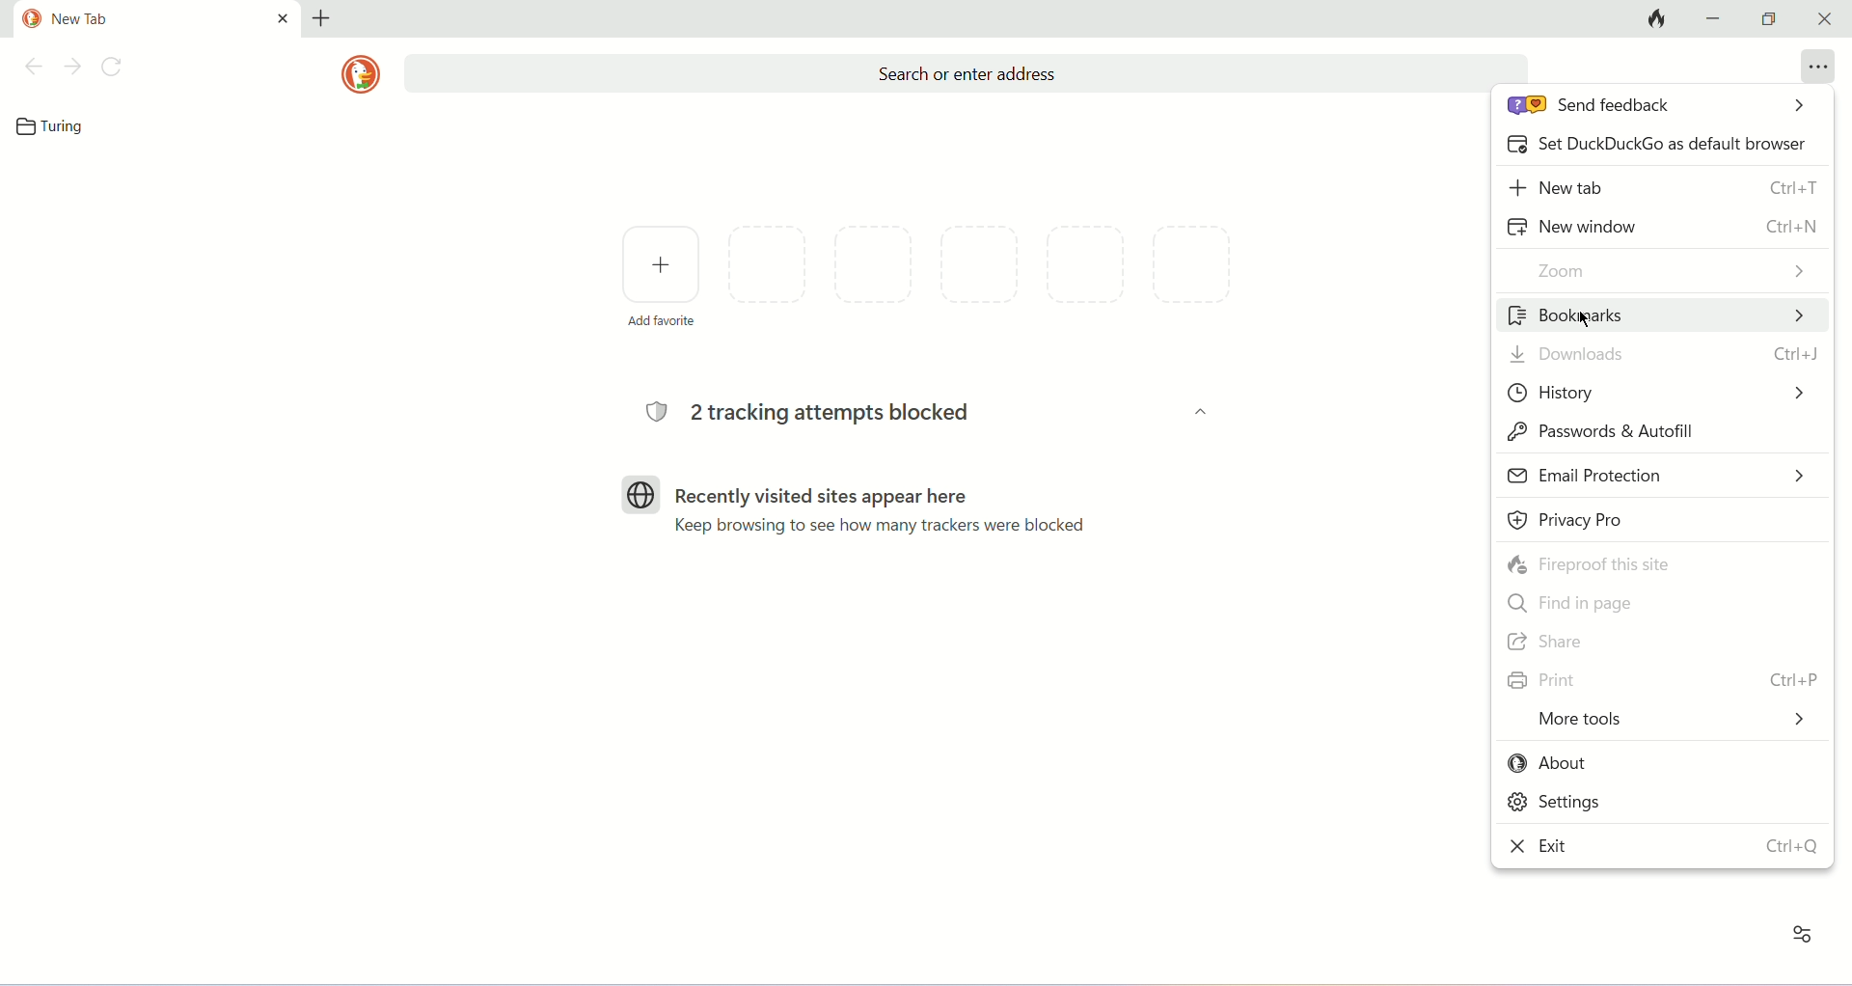  What do you see at coordinates (1659, 604) in the screenshot?
I see `find page` at bounding box center [1659, 604].